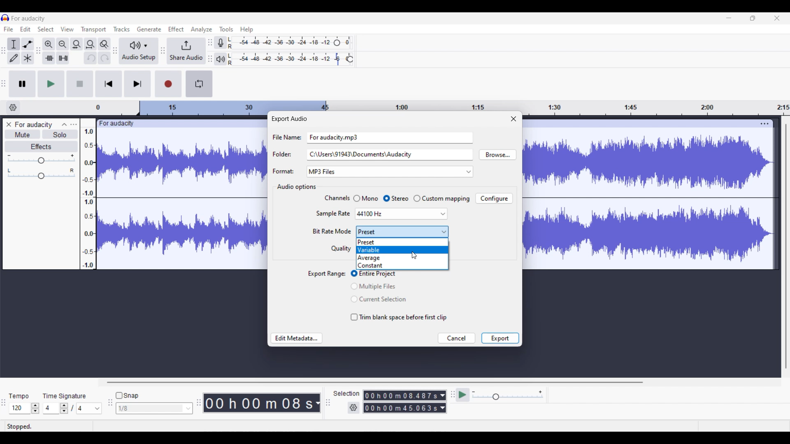 This screenshot has width=790, height=444. What do you see at coordinates (109, 83) in the screenshot?
I see `Skip/Select to start` at bounding box center [109, 83].